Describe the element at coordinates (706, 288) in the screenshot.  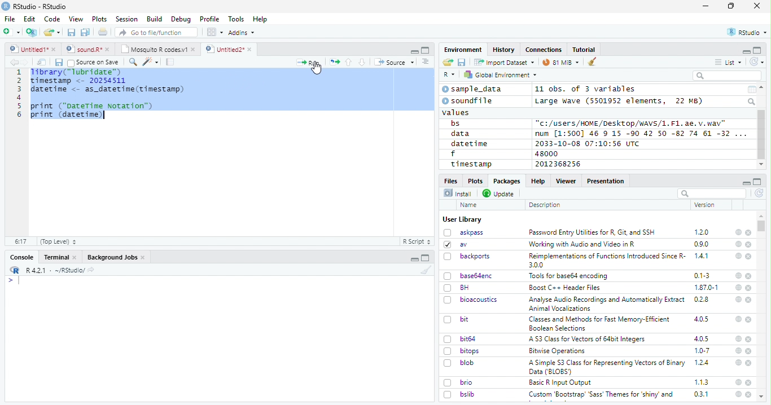
I see `1.87.0-1` at that location.